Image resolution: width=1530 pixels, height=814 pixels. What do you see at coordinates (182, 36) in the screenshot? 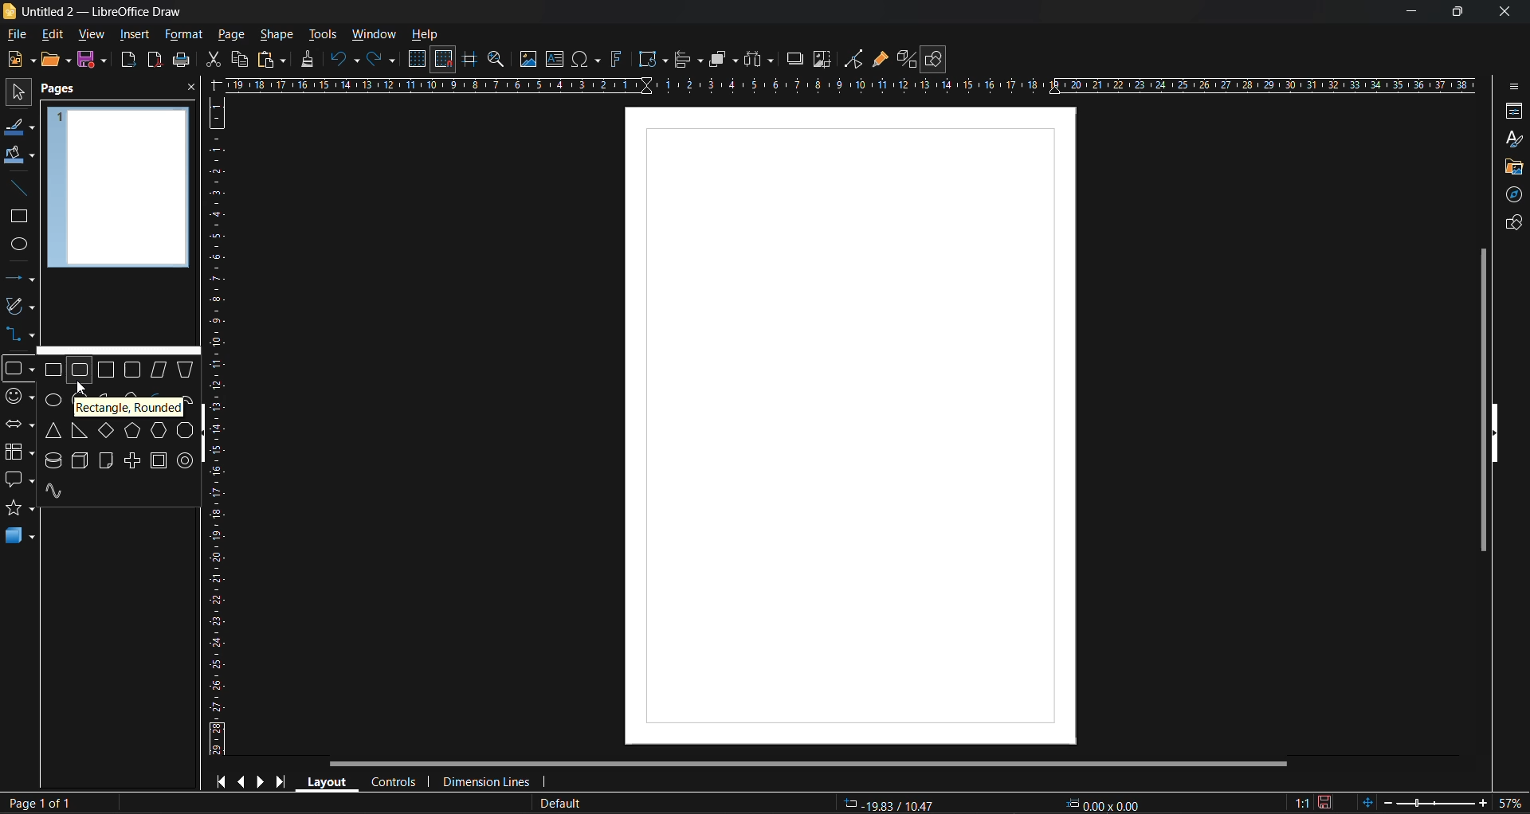
I see `format` at bounding box center [182, 36].